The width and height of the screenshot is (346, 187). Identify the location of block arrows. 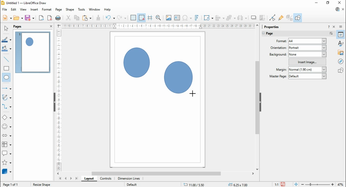
(7, 136).